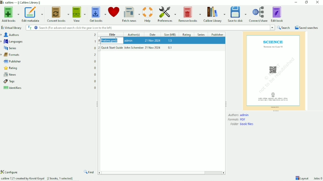 The width and height of the screenshot is (323, 181). What do you see at coordinates (95, 41) in the screenshot?
I see `1` at bounding box center [95, 41].